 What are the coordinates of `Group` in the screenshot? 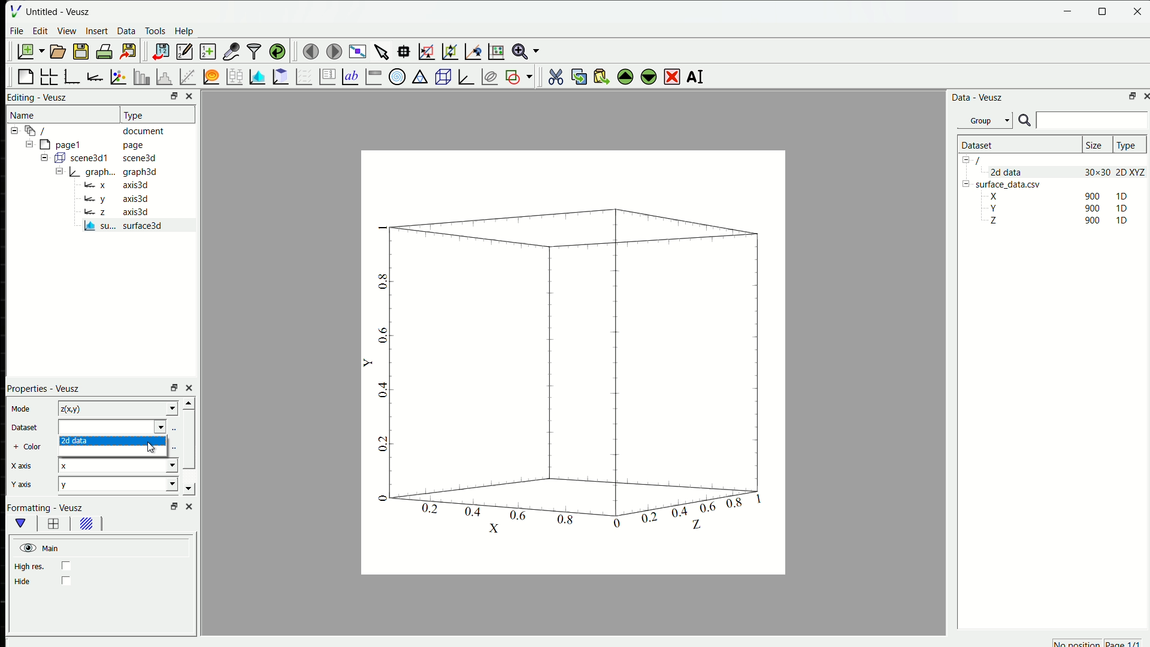 It's located at (985, 120).